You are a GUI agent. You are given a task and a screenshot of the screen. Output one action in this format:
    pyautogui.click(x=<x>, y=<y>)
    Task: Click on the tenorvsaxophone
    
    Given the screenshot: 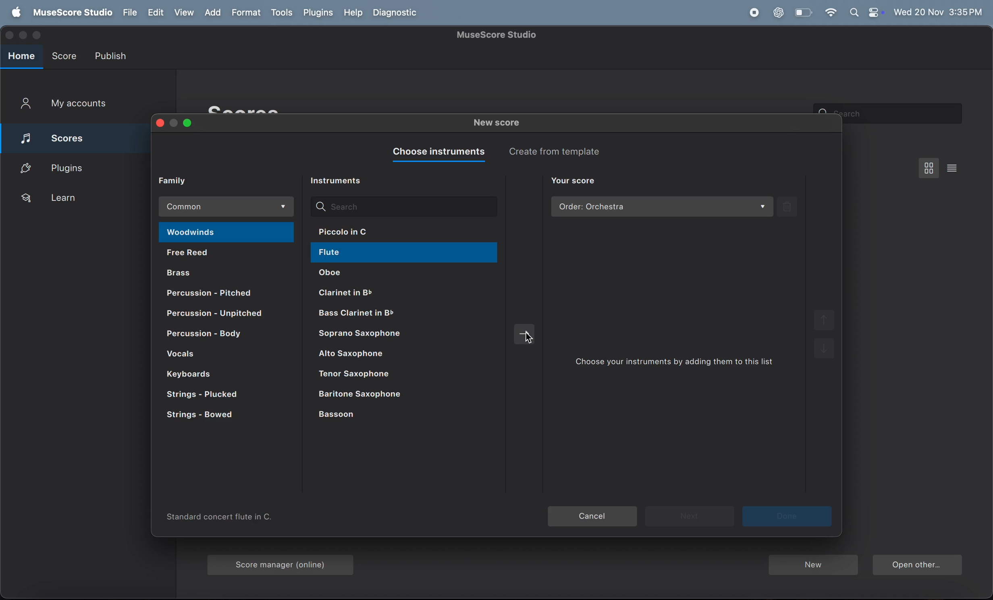 What is the action you would take?
    pyautogui.click(x=396, y=375)
    